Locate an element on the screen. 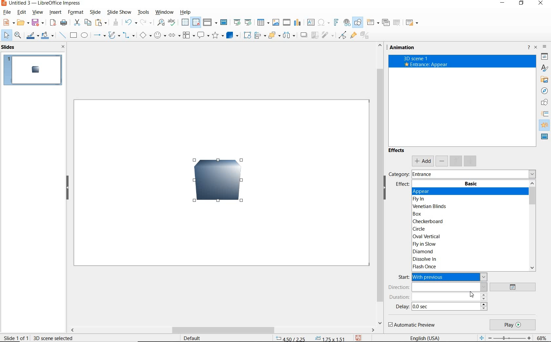  clone formatting is located at coordinates (116, 23).